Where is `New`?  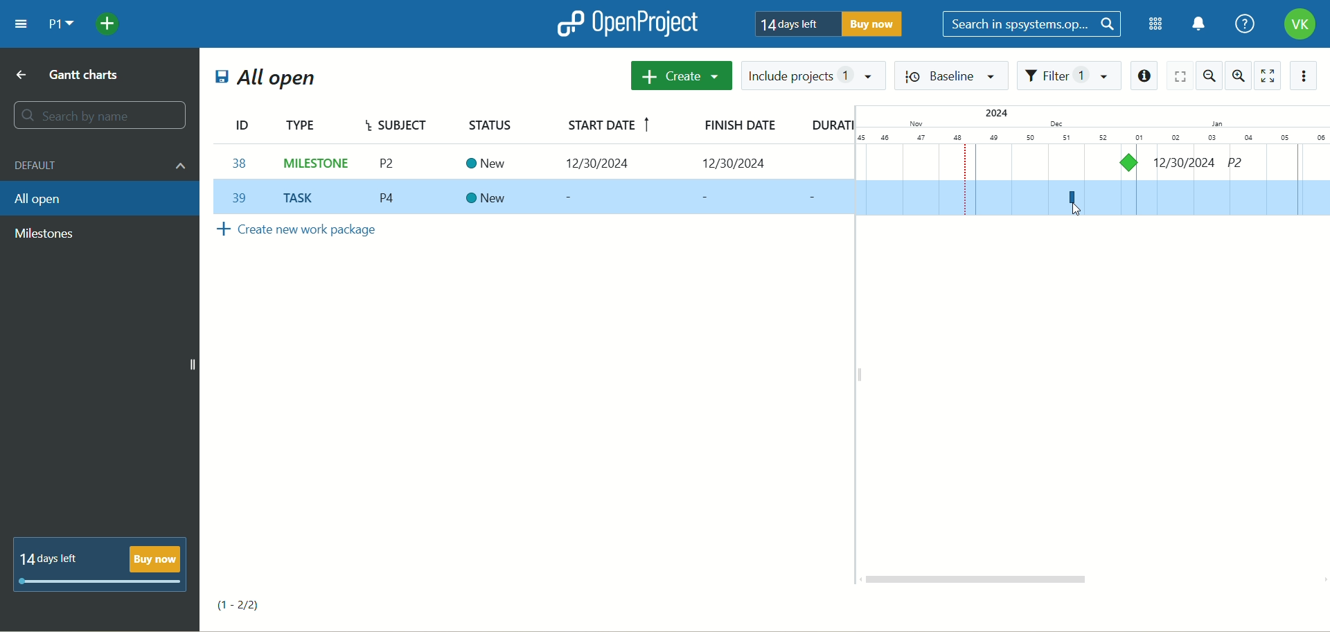
New is located at coordinates (487, 196).